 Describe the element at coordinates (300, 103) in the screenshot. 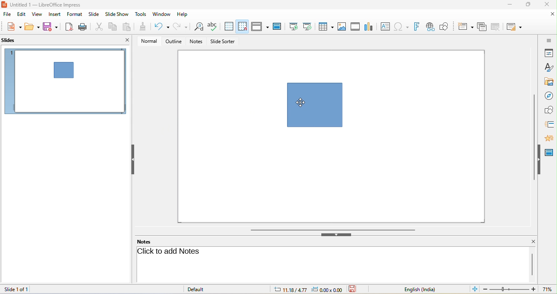

I see `cursor` at that location.